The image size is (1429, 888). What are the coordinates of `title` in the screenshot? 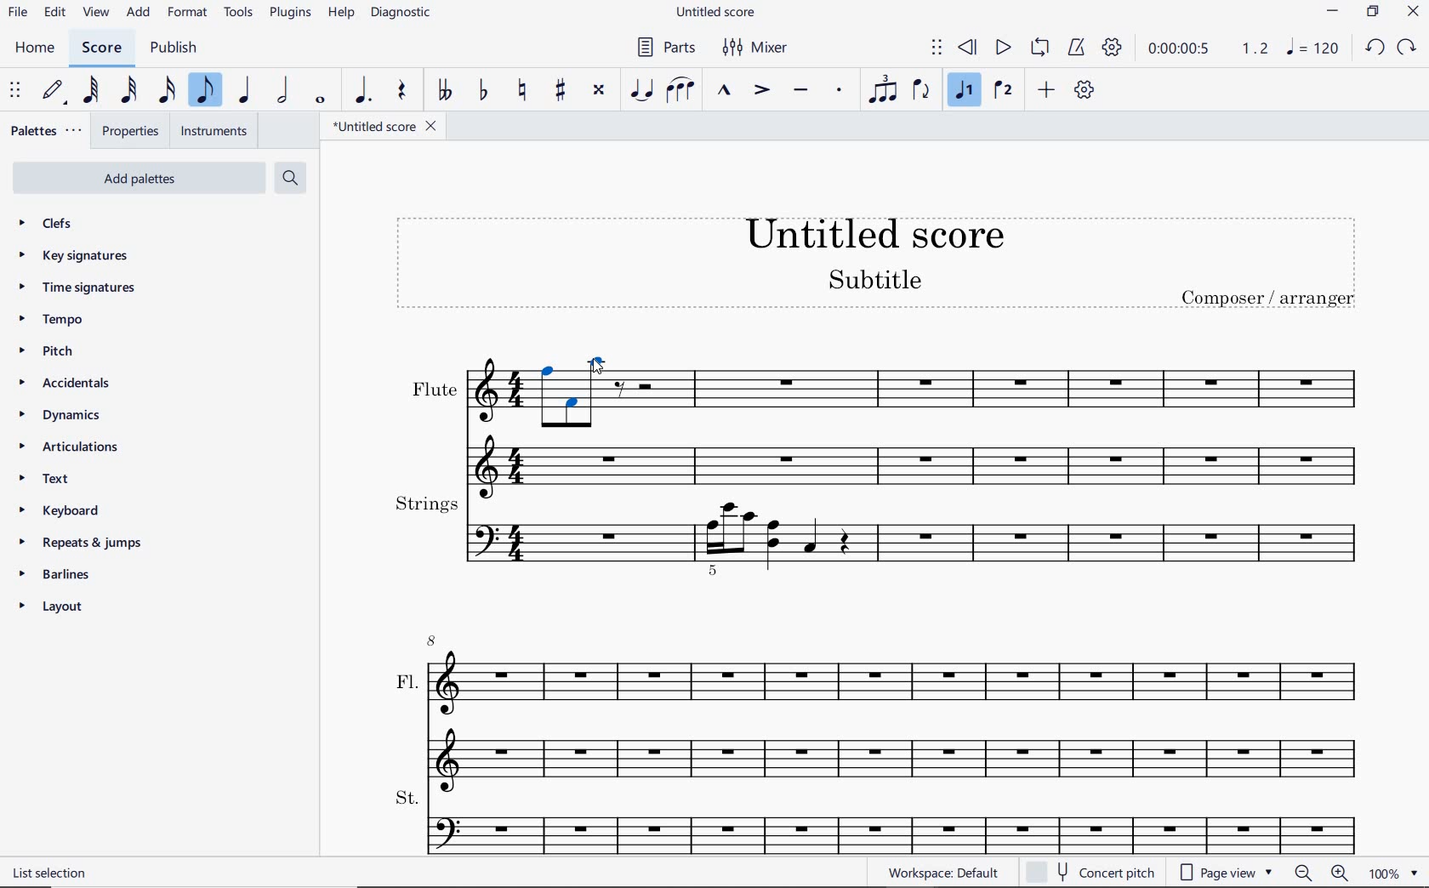 It's located at (881, 269).